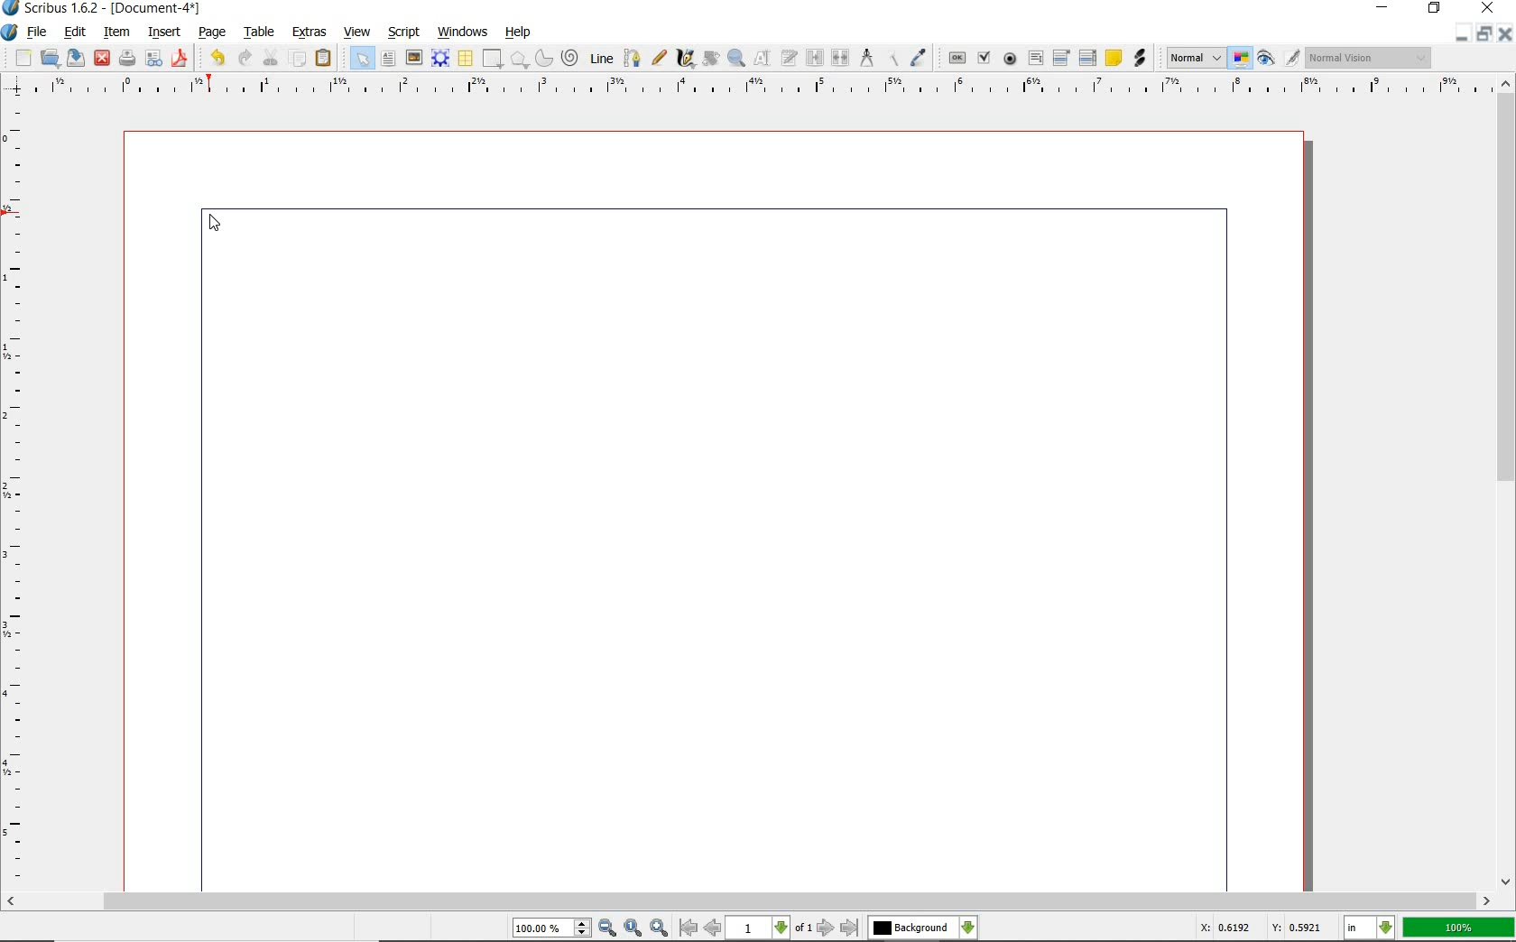 The image size is (1516, 942). Describe the element at coordinates (1035, 58) in the screenshot. I see `pdf text field` at that location.